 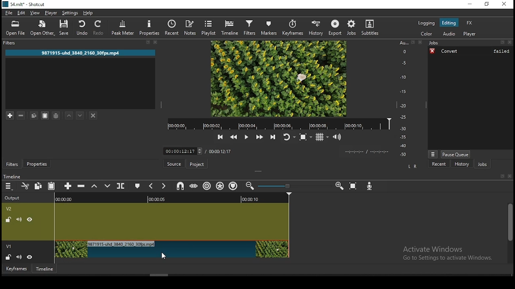 I want to click on snap, so click(x=181, y=186).